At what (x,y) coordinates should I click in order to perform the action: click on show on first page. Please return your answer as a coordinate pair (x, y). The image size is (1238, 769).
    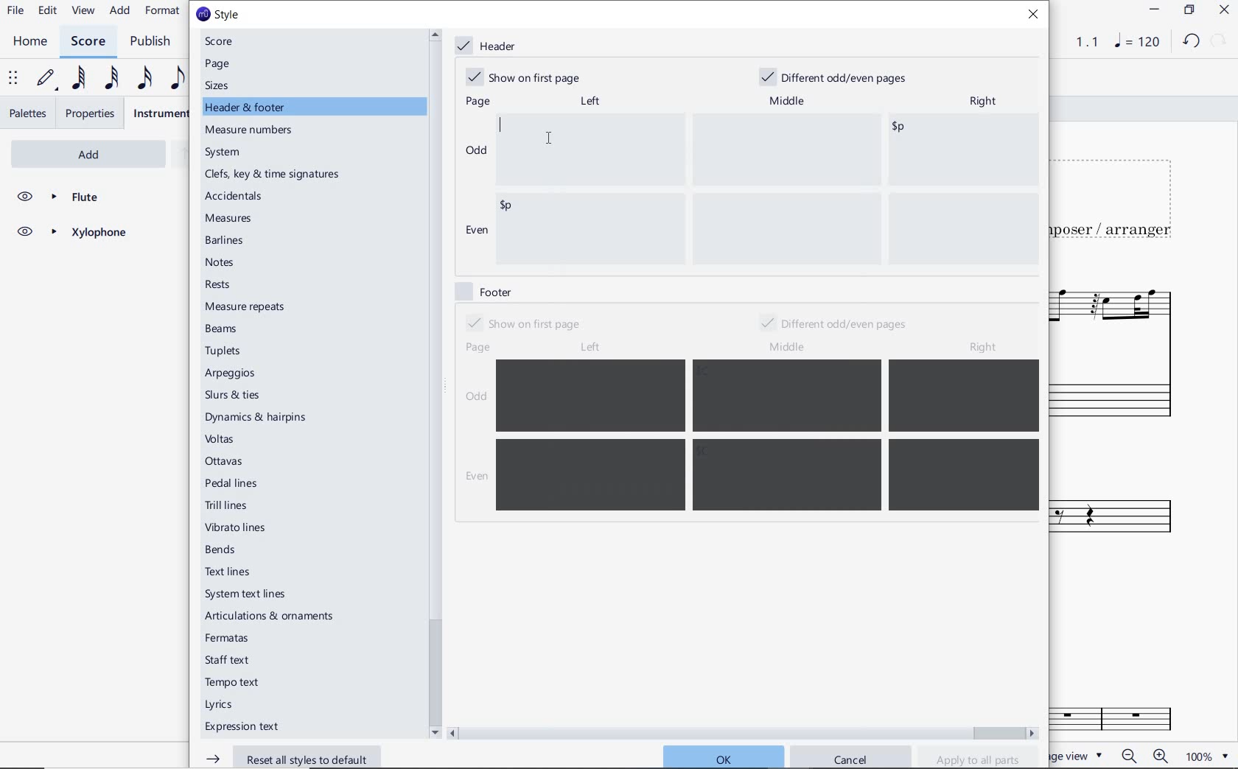
    Looking at the image, I should click on (528, 76).